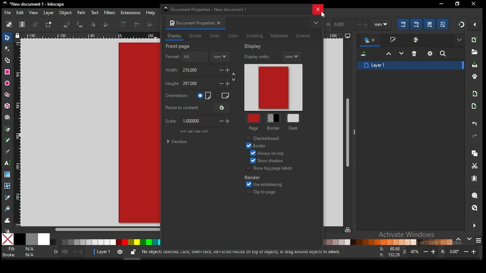  What do you see at coordinates (348, 132) in the screenshot?
I see `scroll bar` at bounding box center [348, 132].